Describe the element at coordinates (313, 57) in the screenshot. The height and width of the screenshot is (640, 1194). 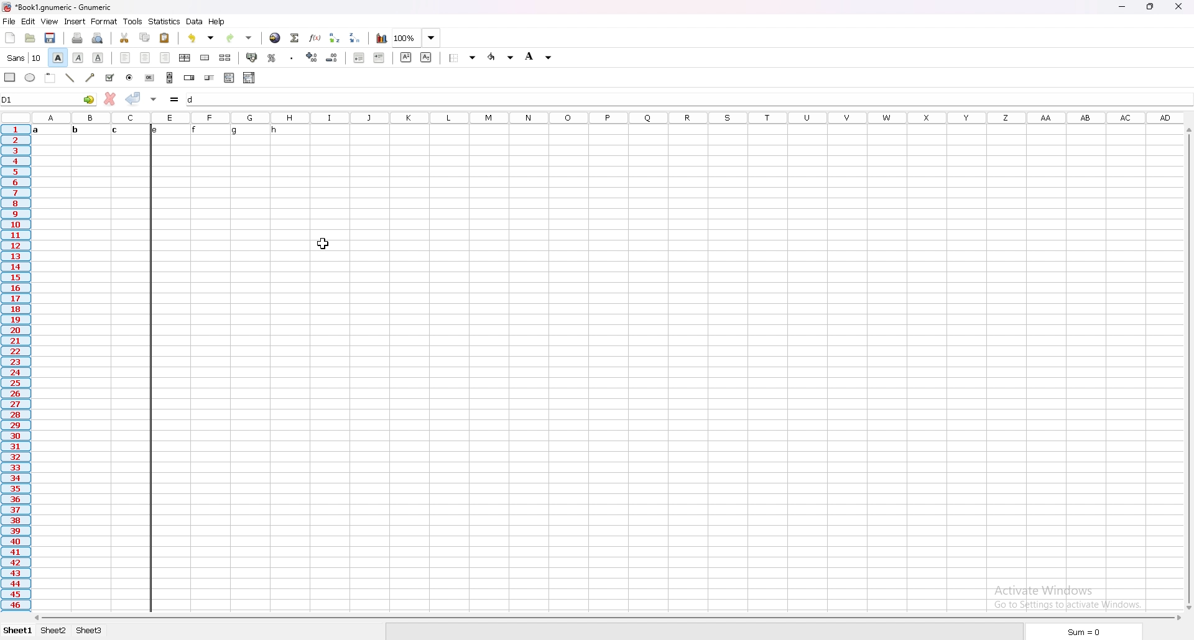
I see `increase decimal` at that location.